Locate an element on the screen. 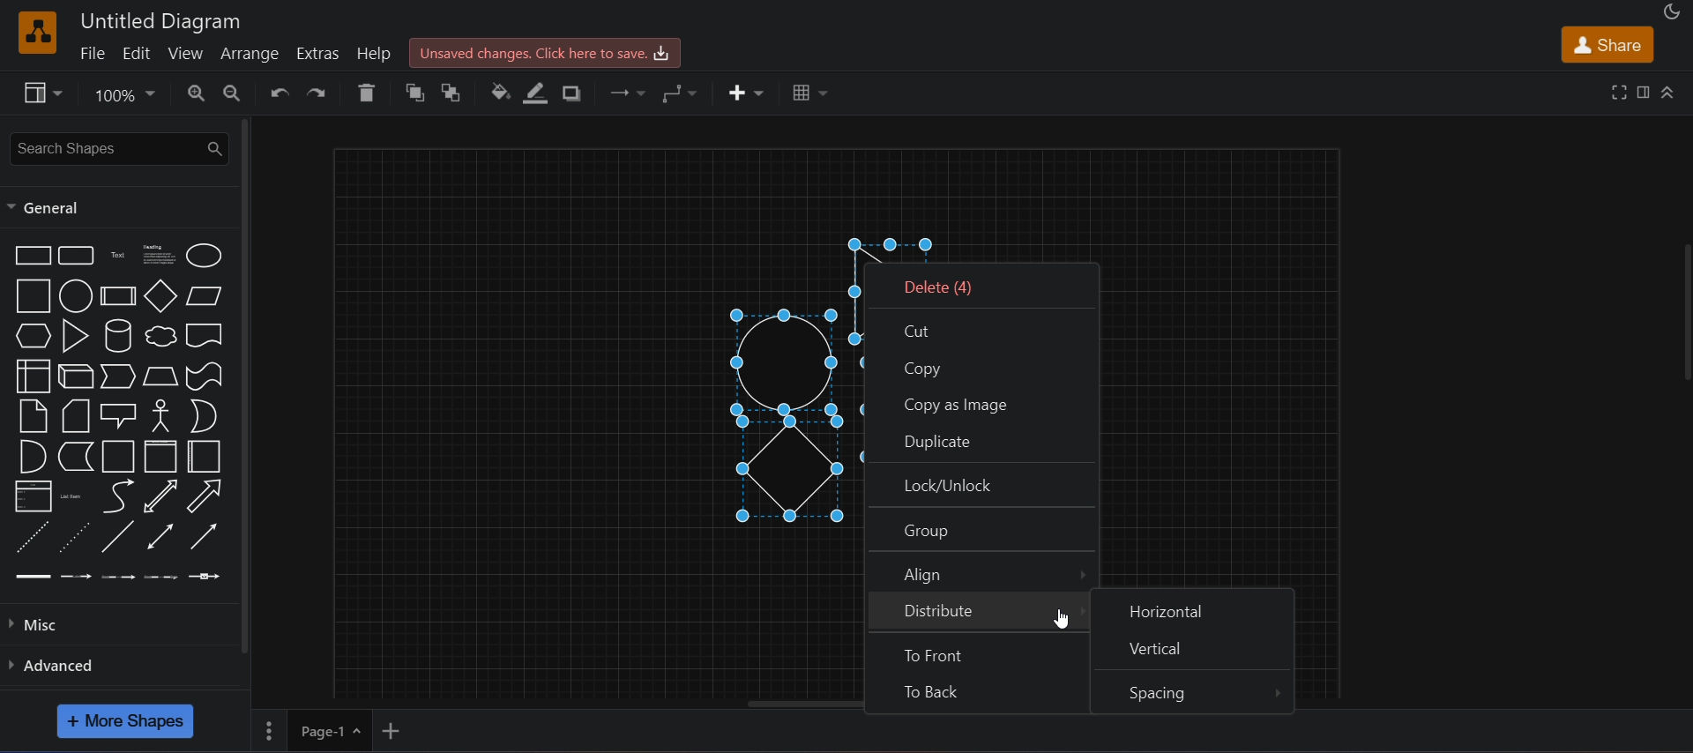  vertical container is located at coordinates (158, 458).